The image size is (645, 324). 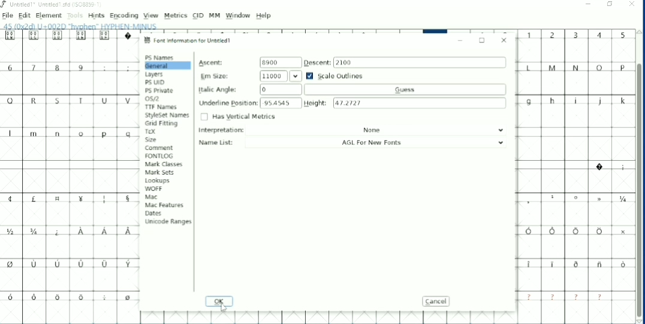 I want to click on Letter info, so click(x=85, y=26).